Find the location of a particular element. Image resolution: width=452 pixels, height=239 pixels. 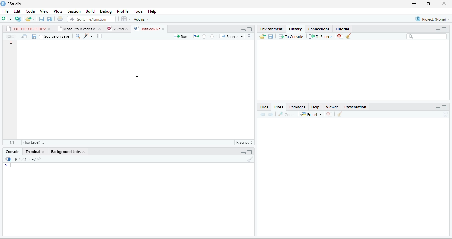

close is located at coordinates (50, 29).